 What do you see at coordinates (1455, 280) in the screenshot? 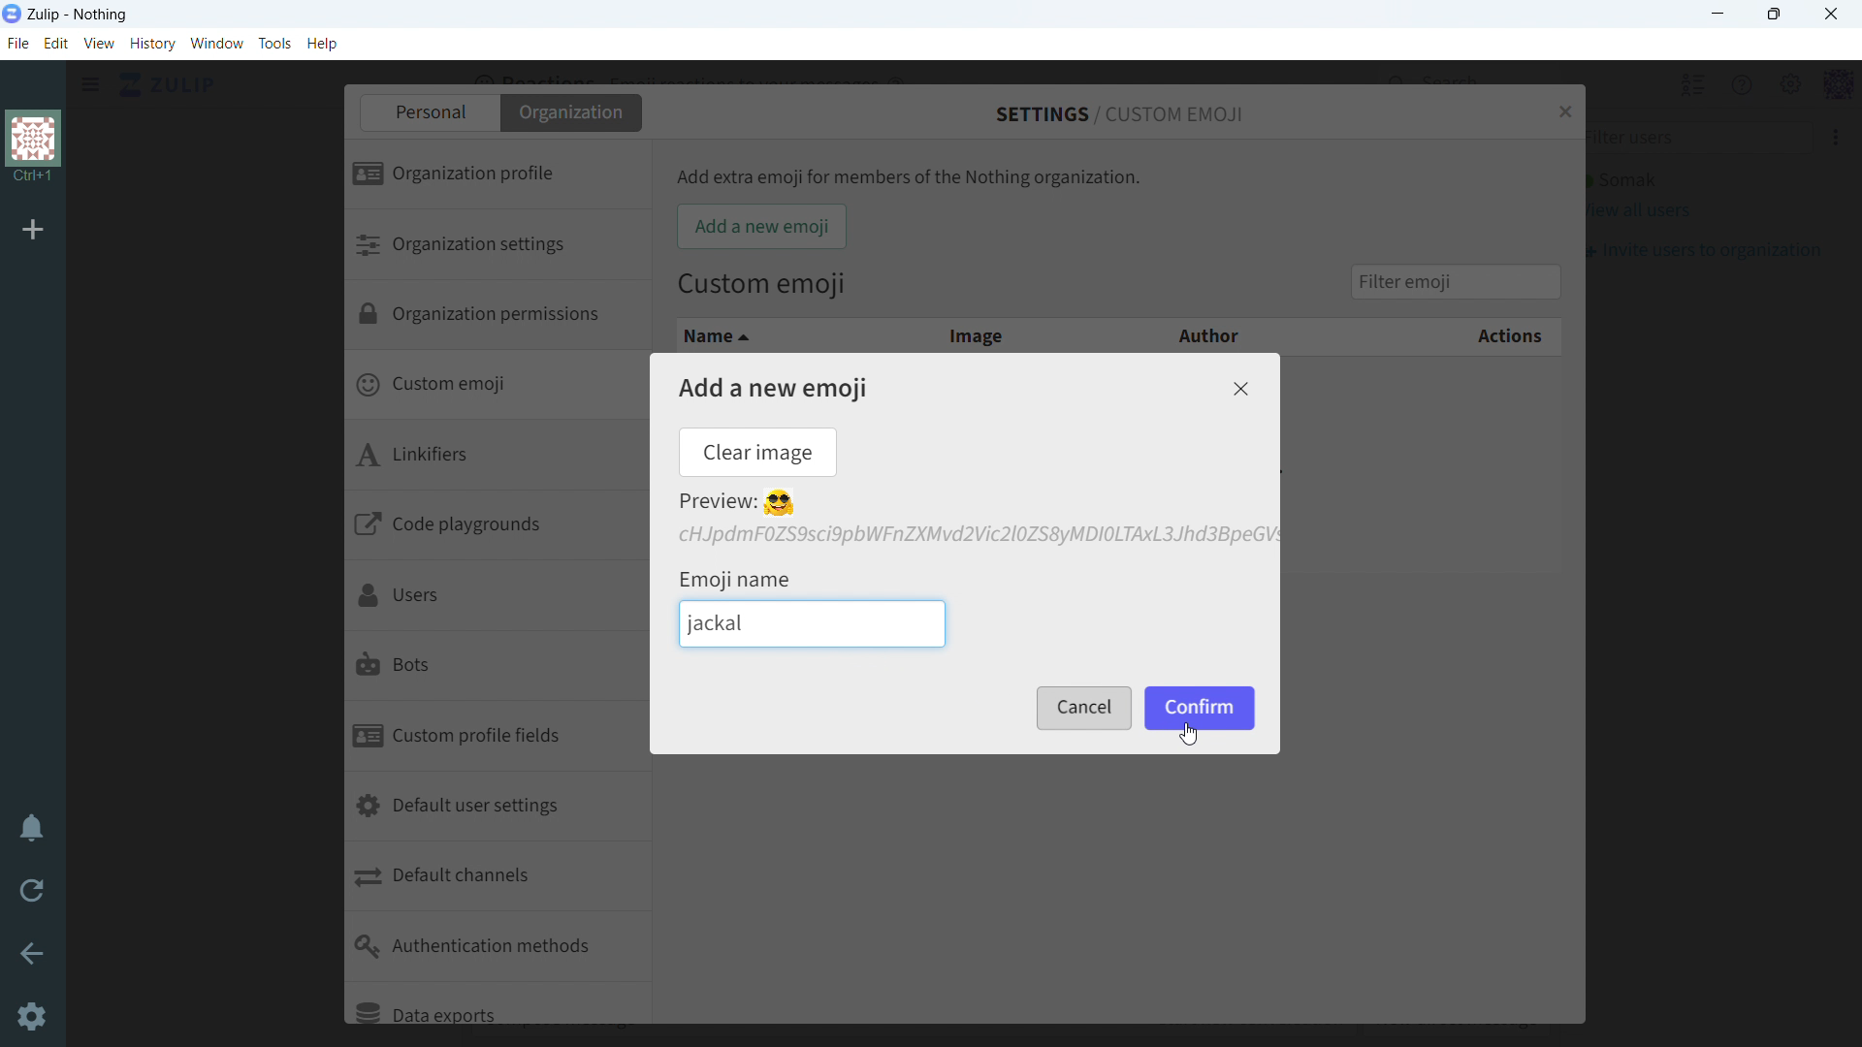
I see `filter emoji` at bounding box center [1455, 280].